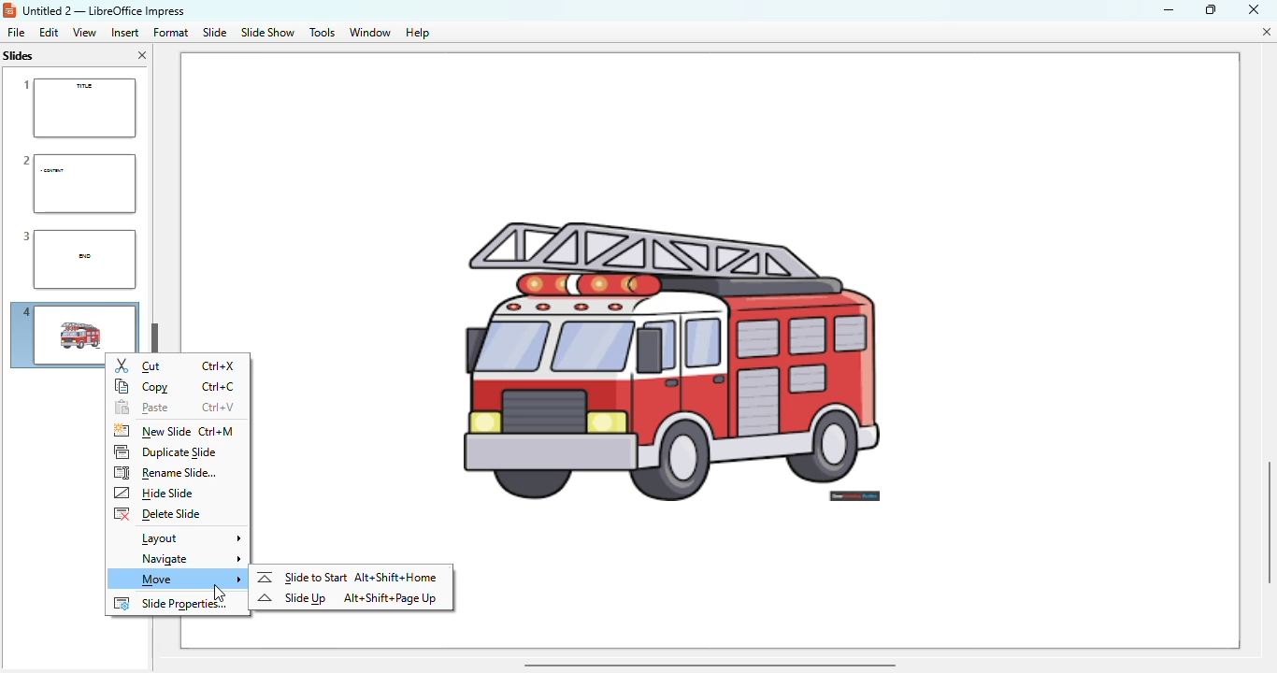 This screenshot has width=1277, height=673. Describe the element at coordinates (21, 55) in the screenshot. I see `slides` at that location.